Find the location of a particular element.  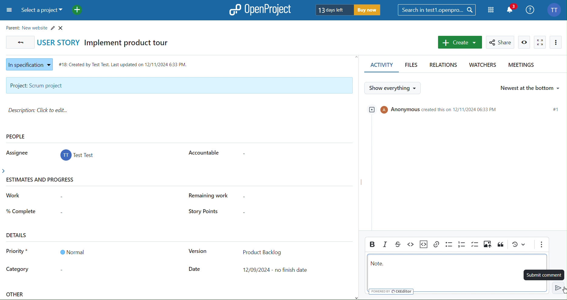

Italic is located at coordinates (385, 244).